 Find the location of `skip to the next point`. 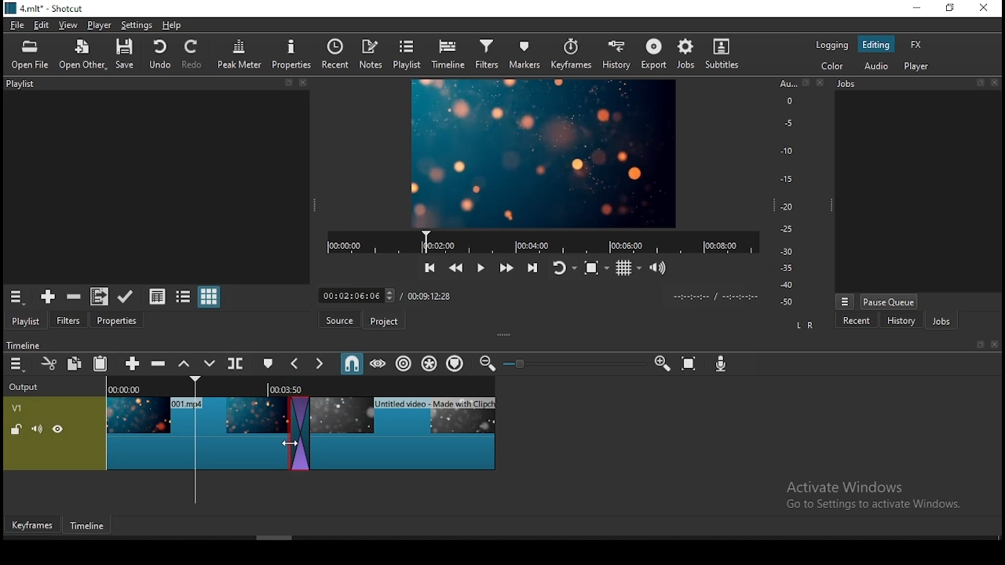

skip to the next point is located at coordinates (533, 268).